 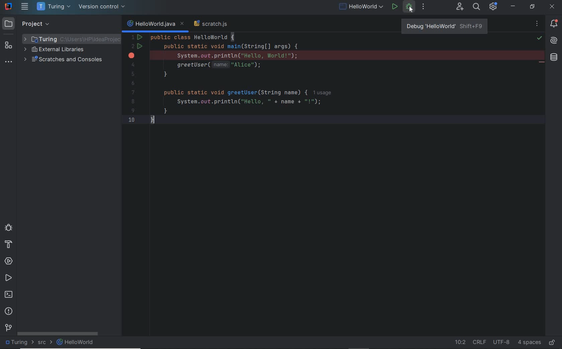 What do you see at coordinates (8, 6) in the screenshot?
I see `system name` at bounding box center [8, 6].